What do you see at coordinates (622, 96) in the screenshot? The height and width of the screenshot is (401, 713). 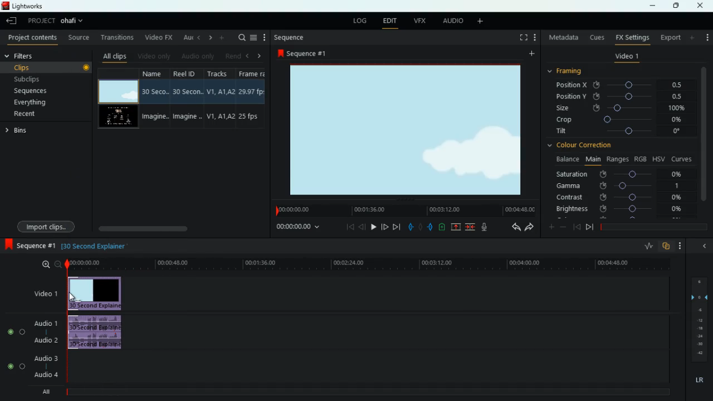 I see `position y` at bounding box center [622, 96].